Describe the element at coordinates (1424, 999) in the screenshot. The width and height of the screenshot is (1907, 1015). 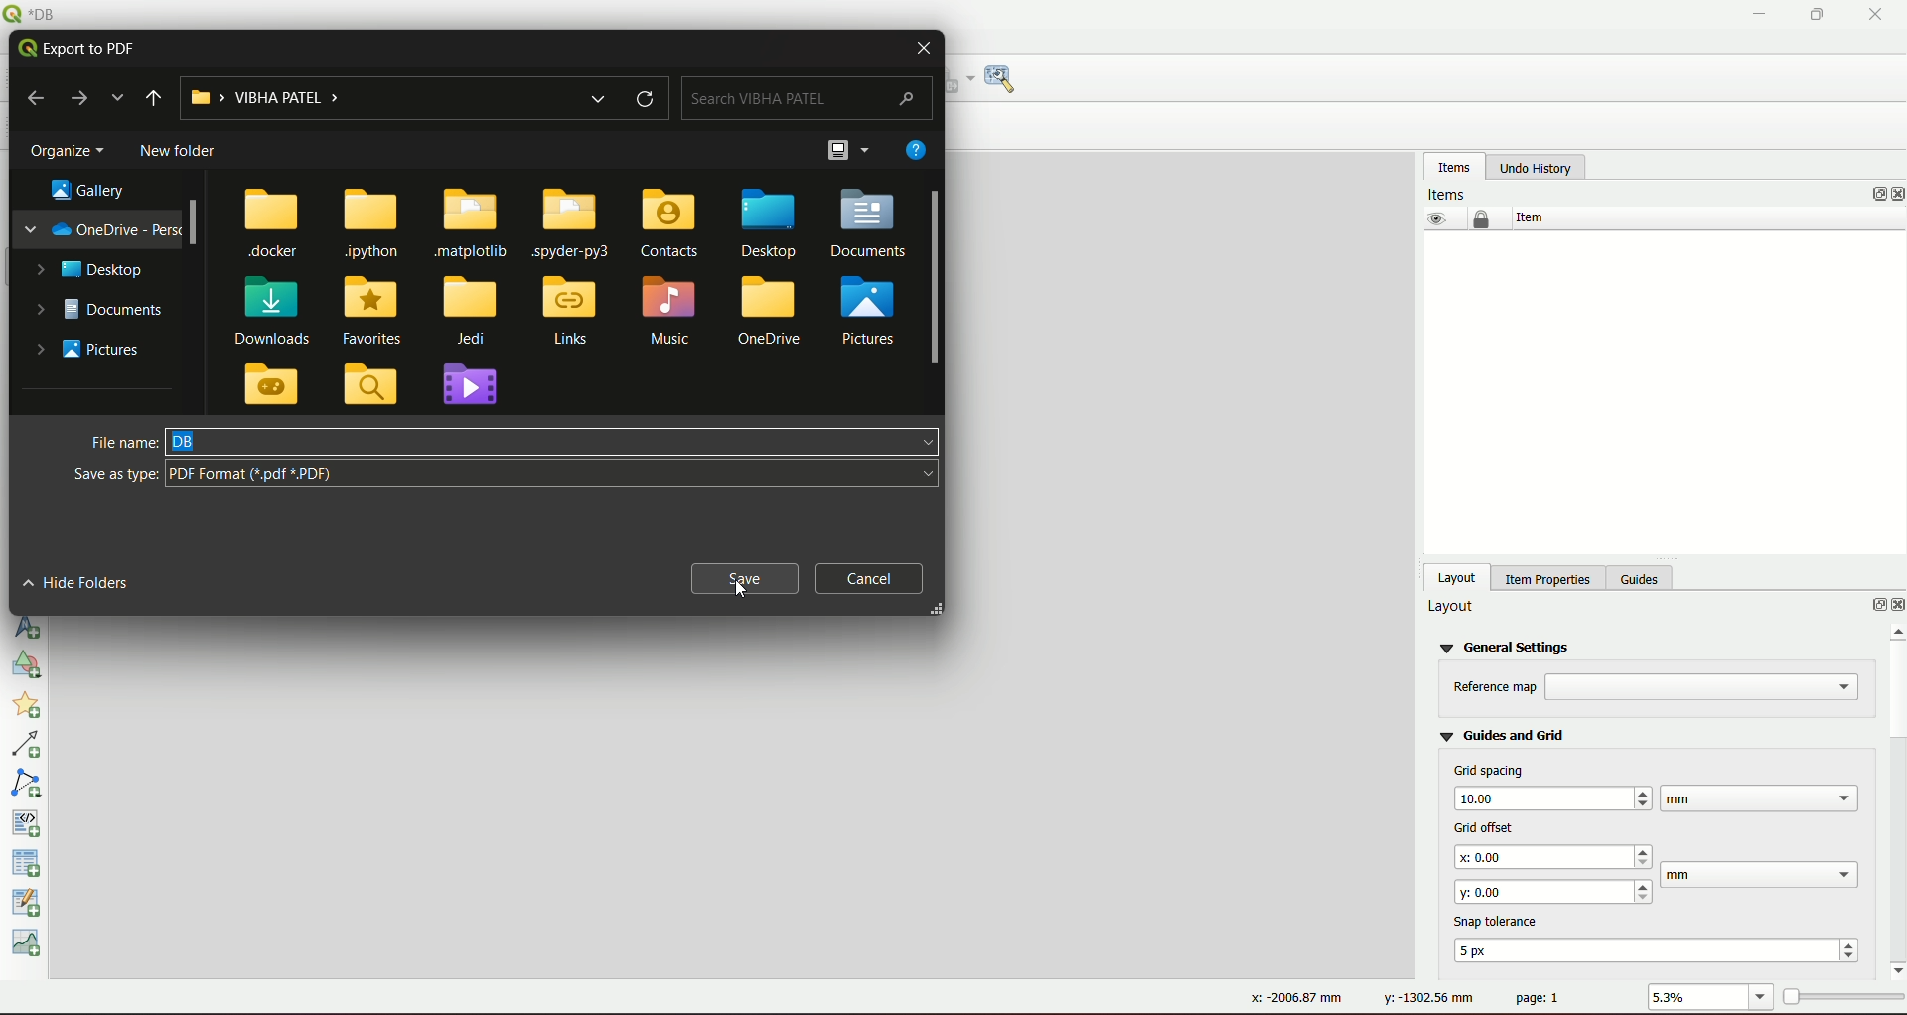
I see `y:-1302.56 mm` at that location.